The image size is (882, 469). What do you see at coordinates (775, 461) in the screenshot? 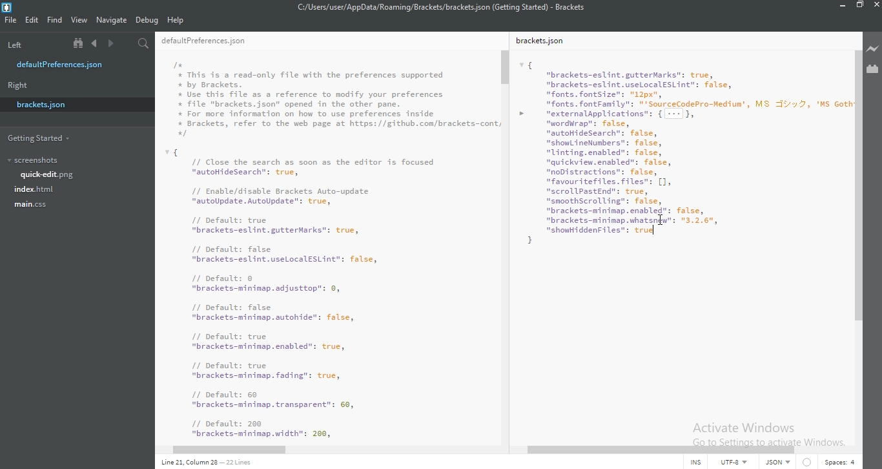
I see `JSON` at bounding box center [775, 461].